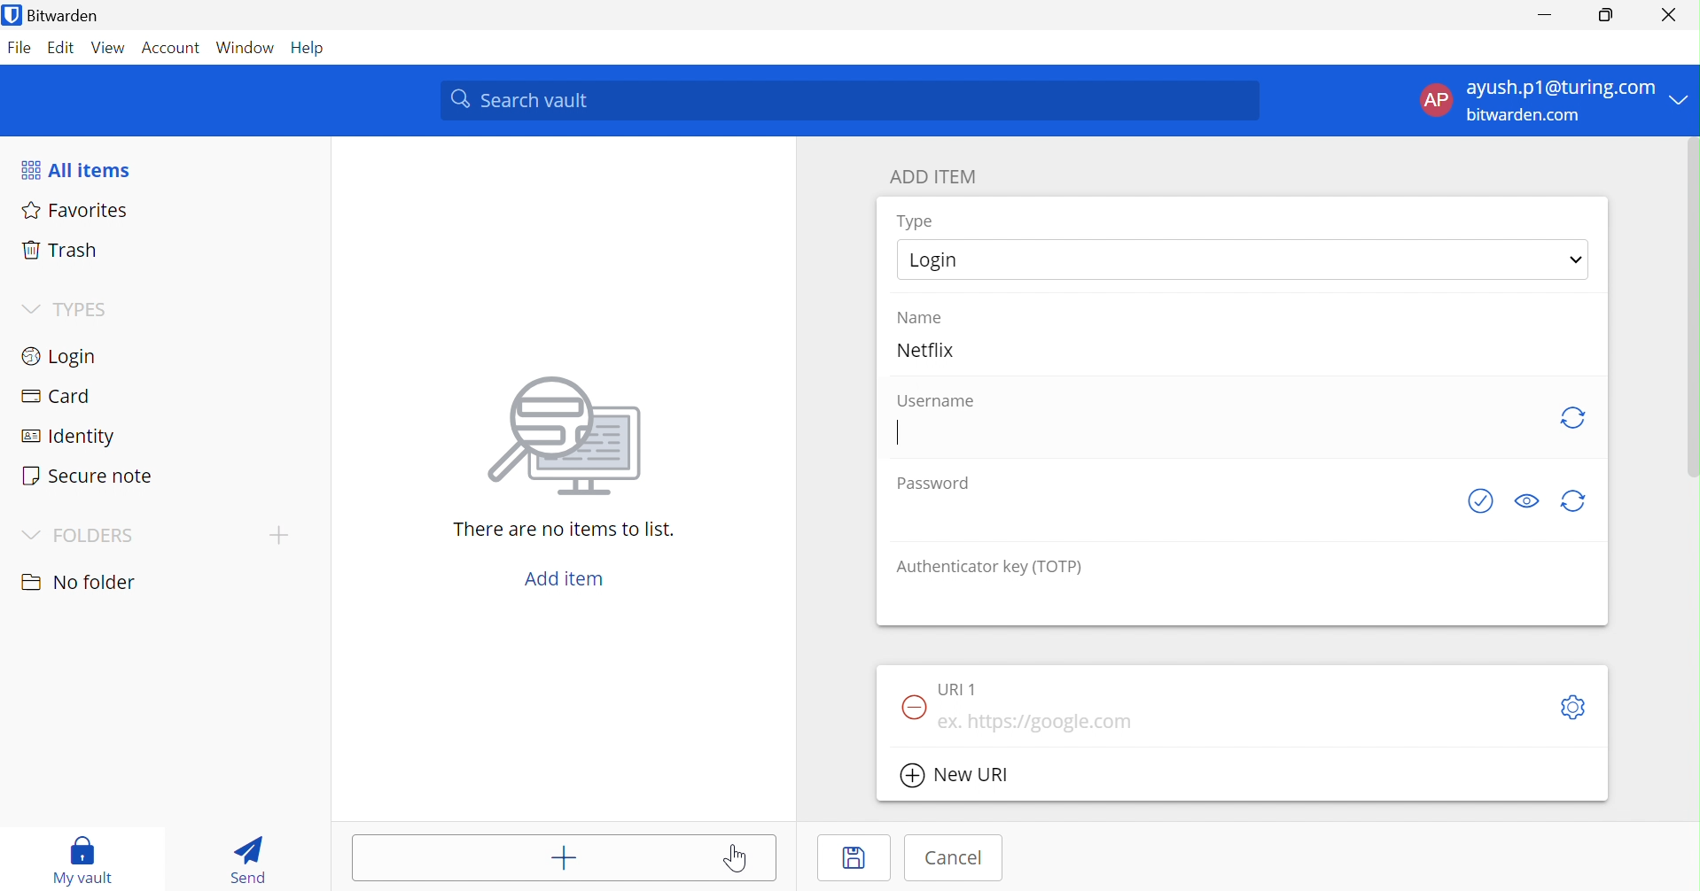  Describe the element at coordinates (957, 689) in the screenshot. I see `URl 1` at that location.